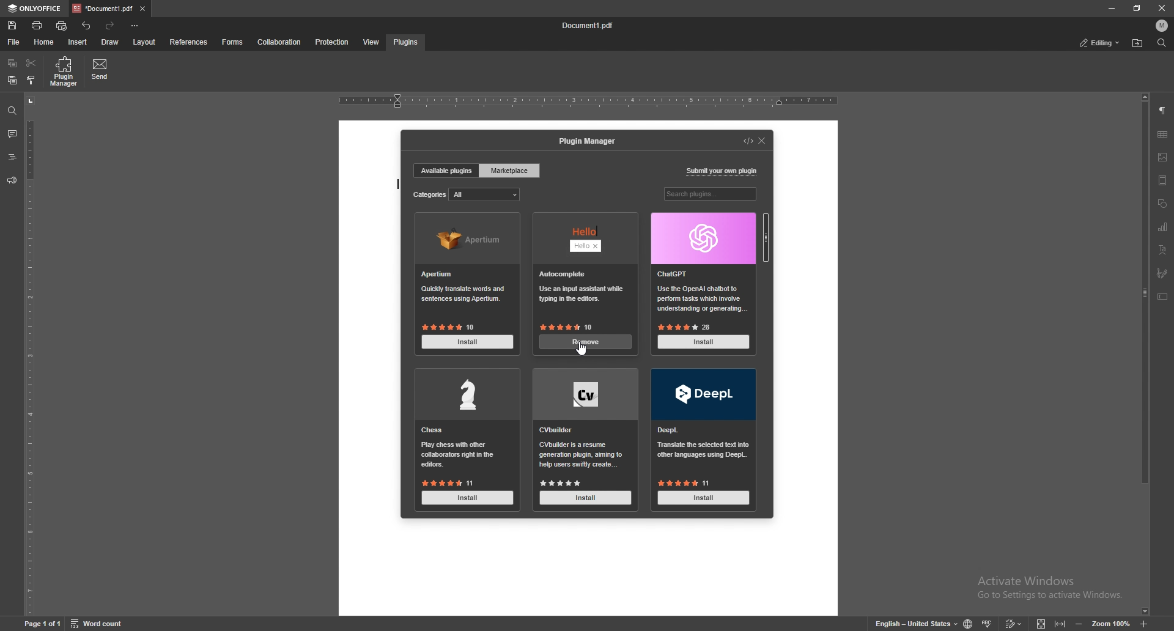 The width and height of the screenshot is (1174, 631). I want to click on hello, so click(588, 271).